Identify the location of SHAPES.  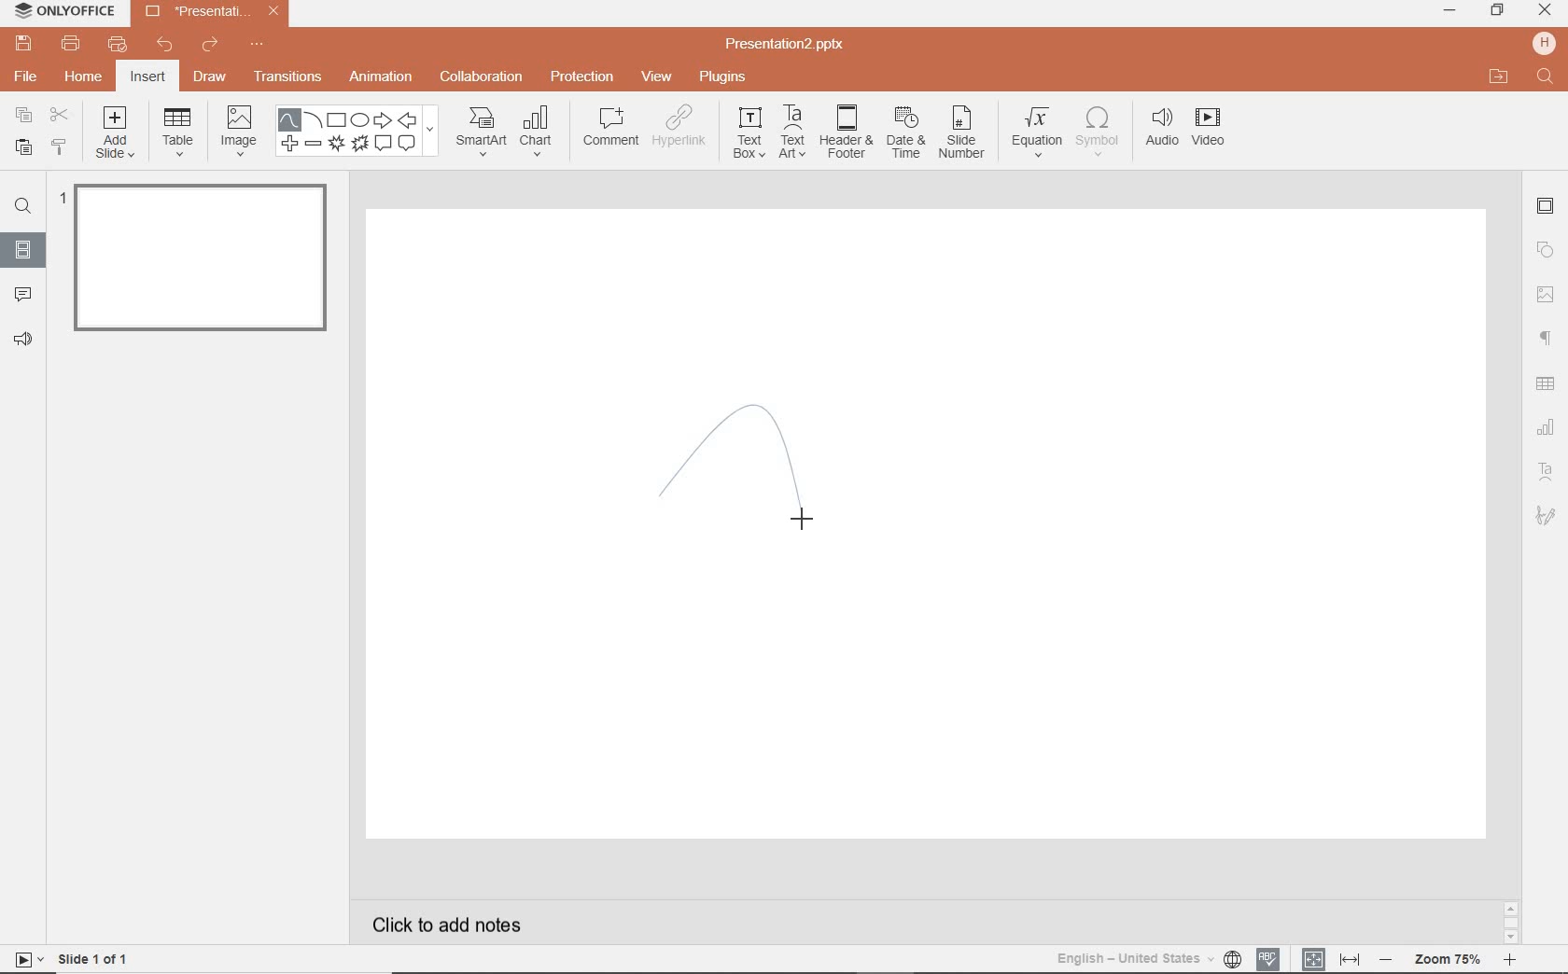
(360, 132).